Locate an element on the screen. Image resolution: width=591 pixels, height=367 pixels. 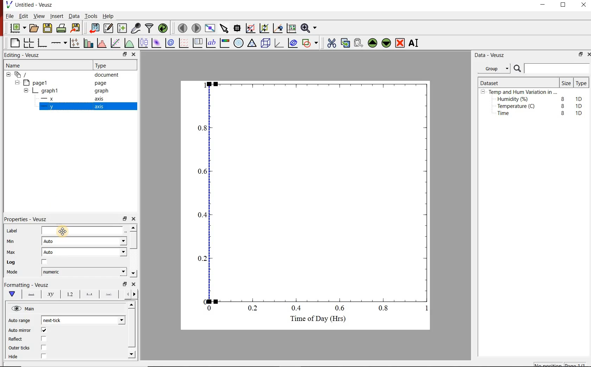
Auto is located at coordinates (52, 242).